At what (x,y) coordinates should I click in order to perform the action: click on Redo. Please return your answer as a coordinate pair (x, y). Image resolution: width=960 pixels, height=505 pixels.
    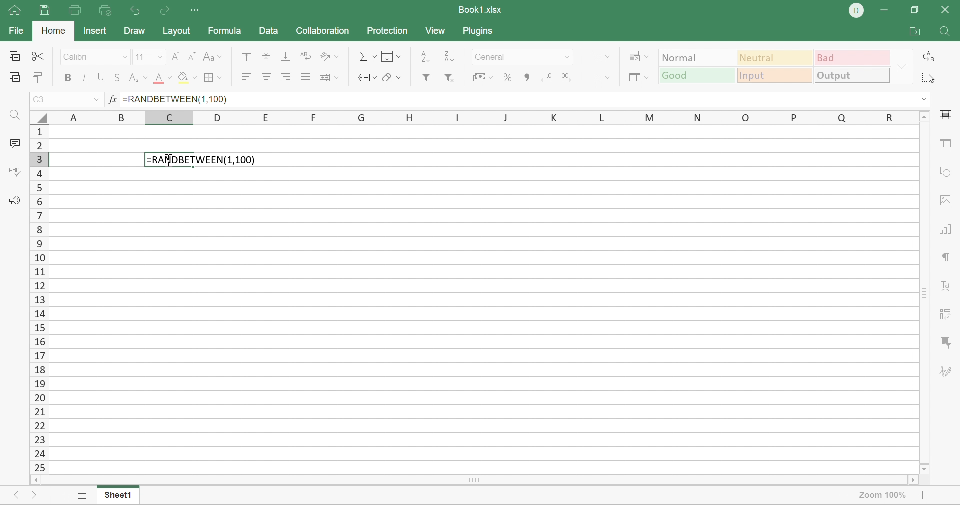
    Looking at the image, I should click on (163, 12).